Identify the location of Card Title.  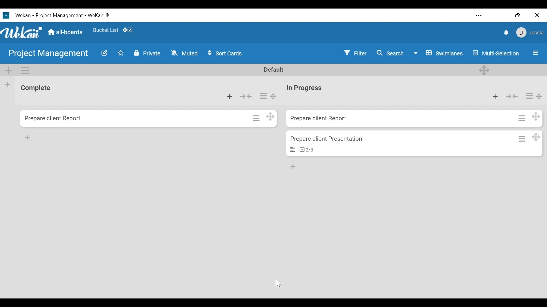
(53, 118).